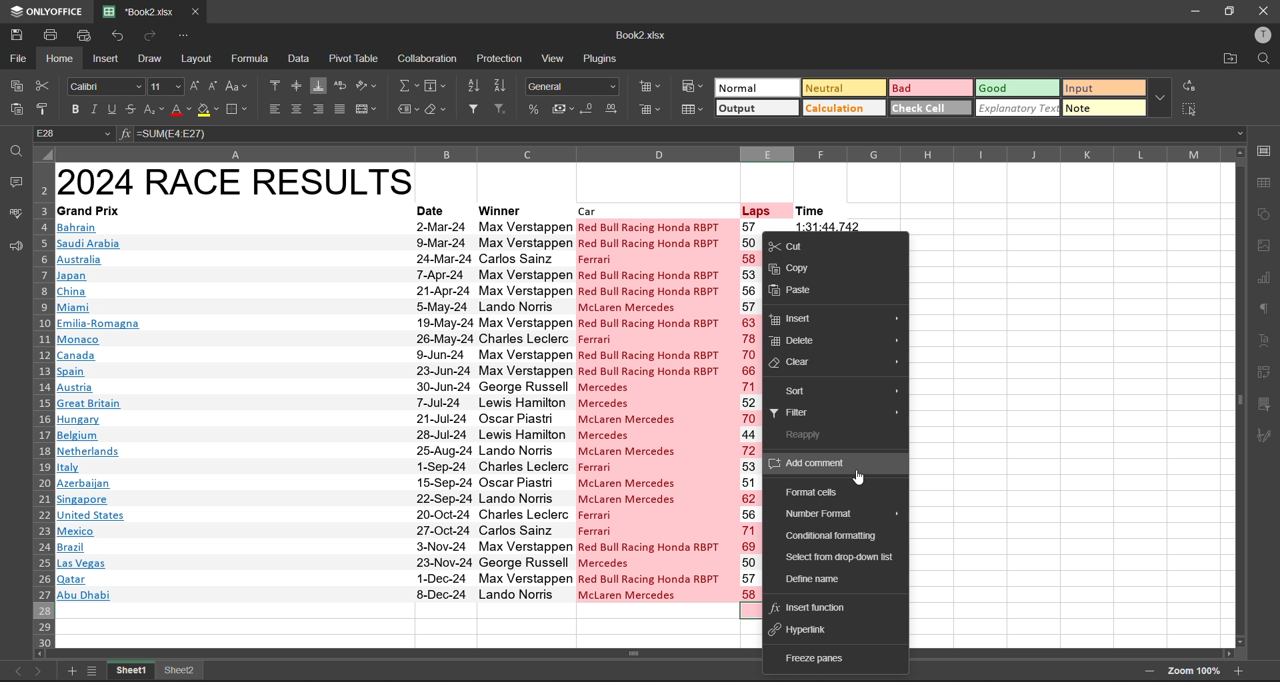  I want to click on font style, so click(105, 87).